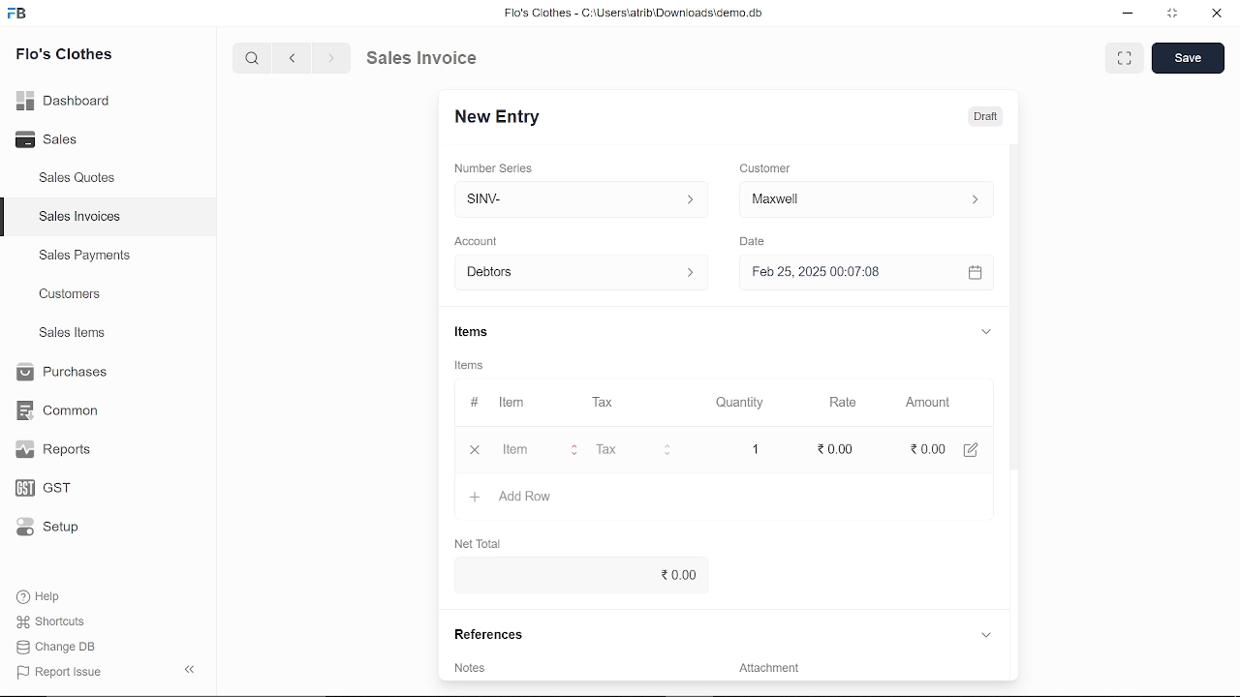 This screenshot has height=697, width=1240. What do you see at coordinates (512, 498) in the screenshot?
I see `+ Add Row` at bounding box center [512, 498].